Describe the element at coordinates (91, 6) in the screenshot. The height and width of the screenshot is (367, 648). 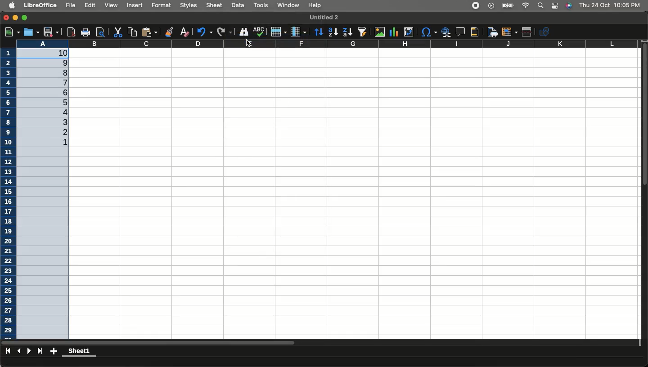
I see `Edit` at that location.